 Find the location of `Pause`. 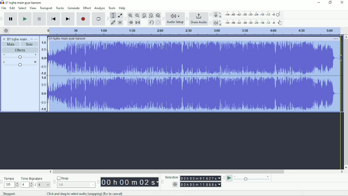

Pause is located at coordinates (11, 19).